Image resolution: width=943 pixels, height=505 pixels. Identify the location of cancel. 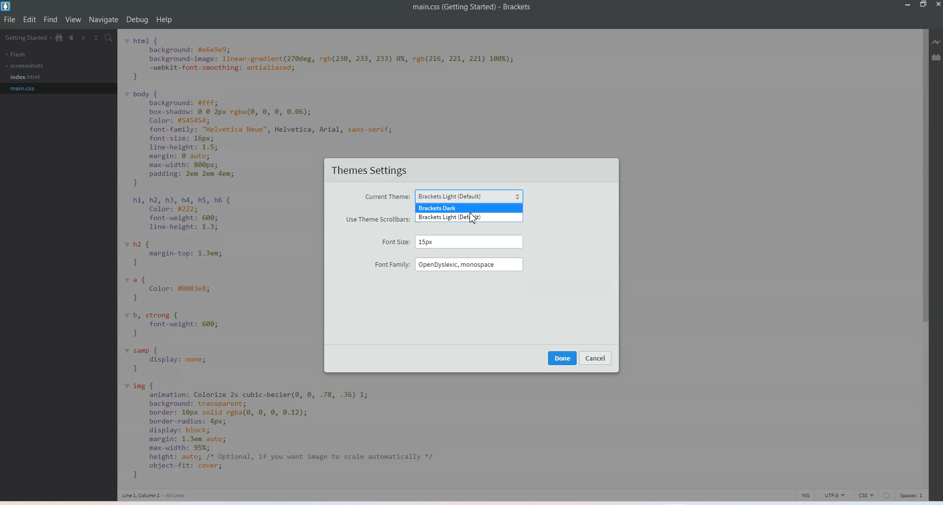
(598, 358).